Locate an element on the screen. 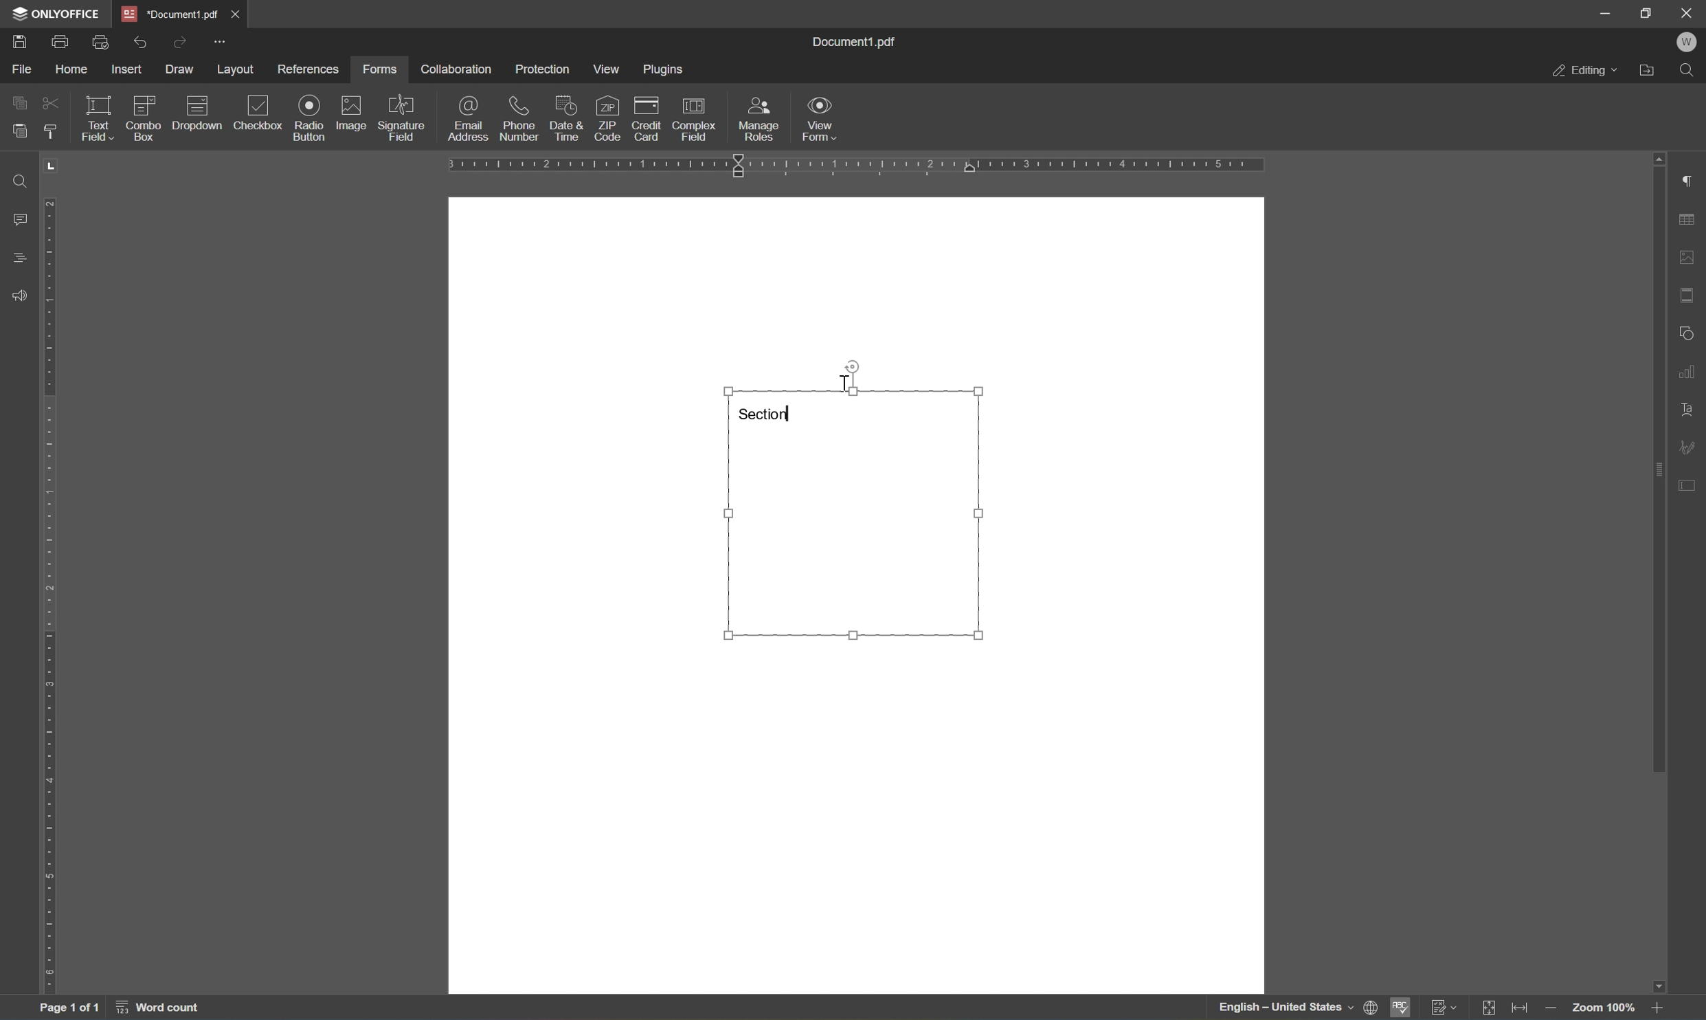  Open file location is located at coordinates (1650, 71).